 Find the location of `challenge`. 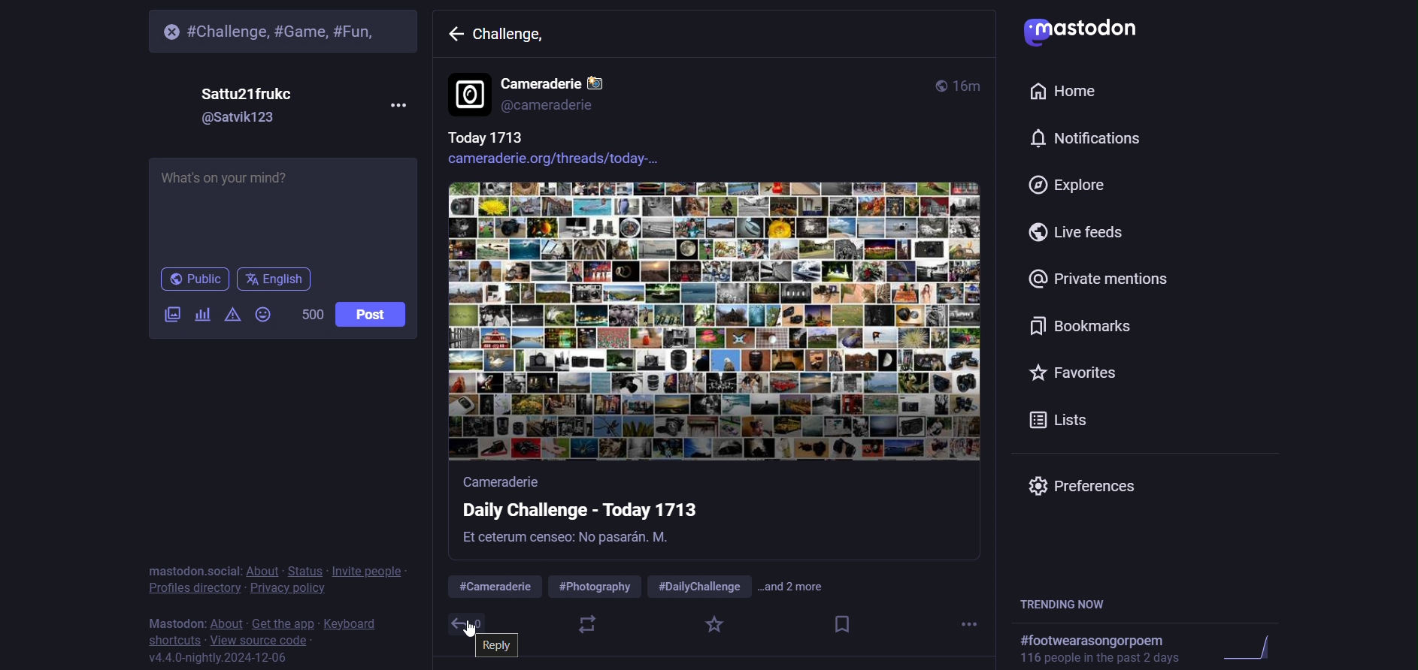

challenge is located at coordinates (516, 40).